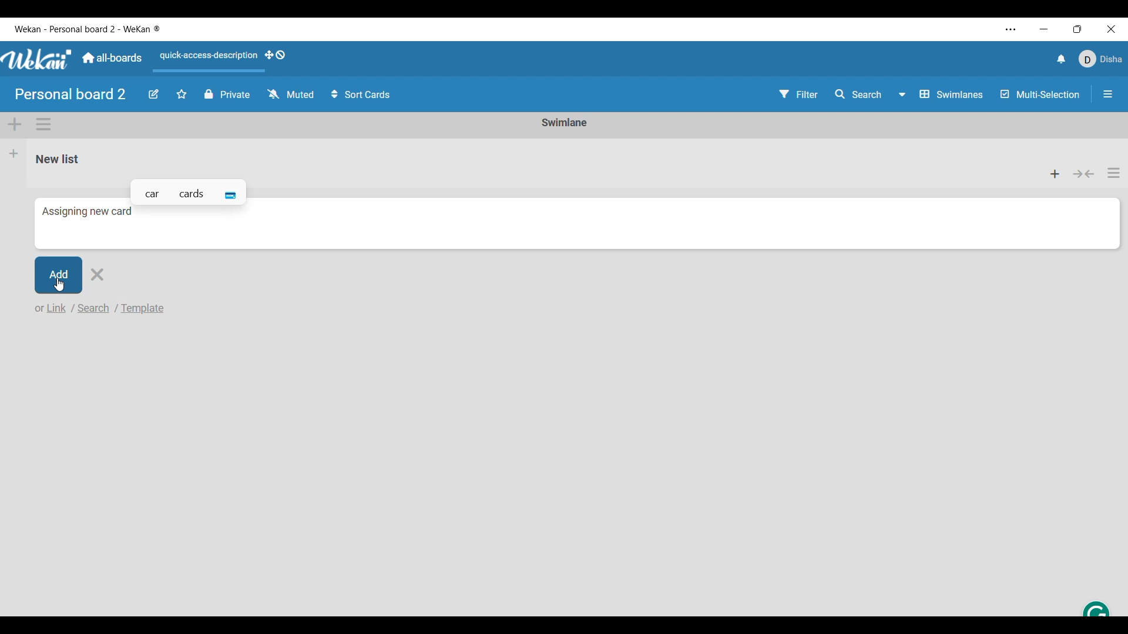  Describe the element at coordinates (71, 94) in the screenshot. I see `Board title` at that location.